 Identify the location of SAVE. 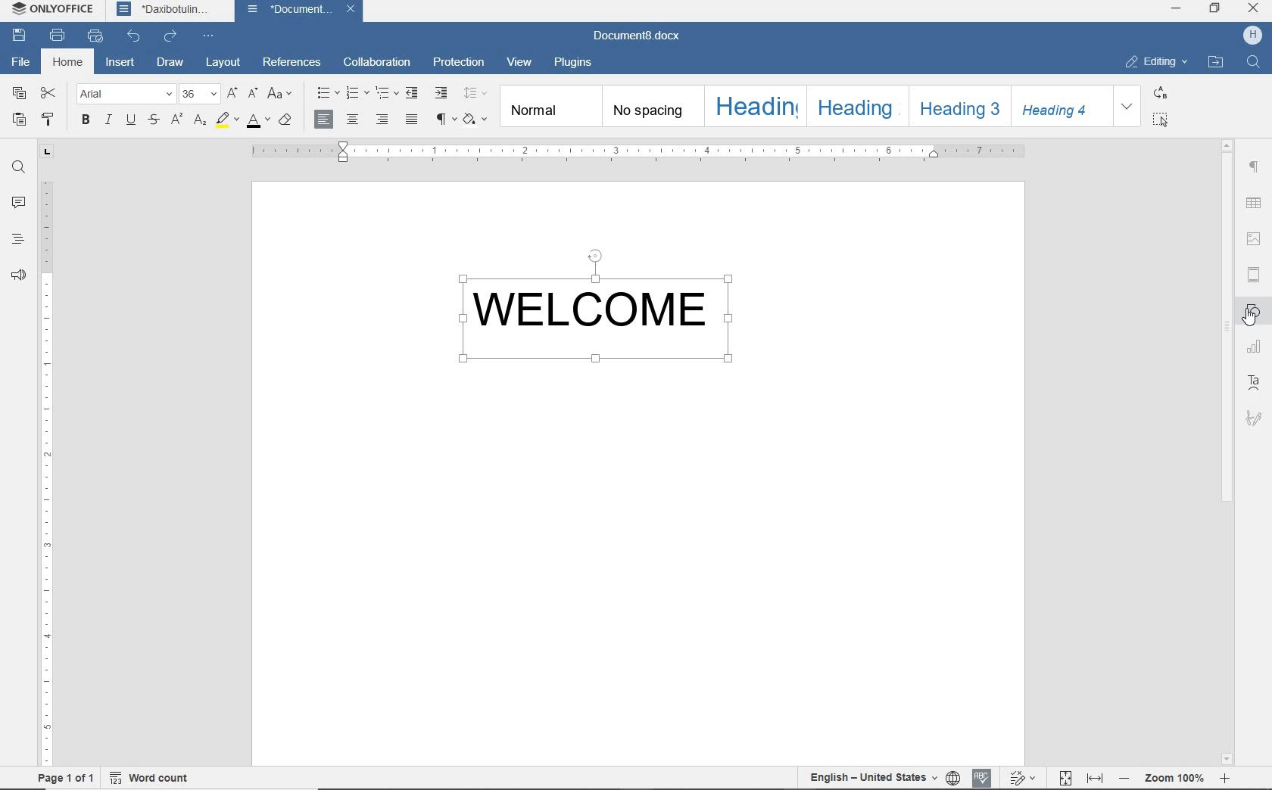
(18, 34).